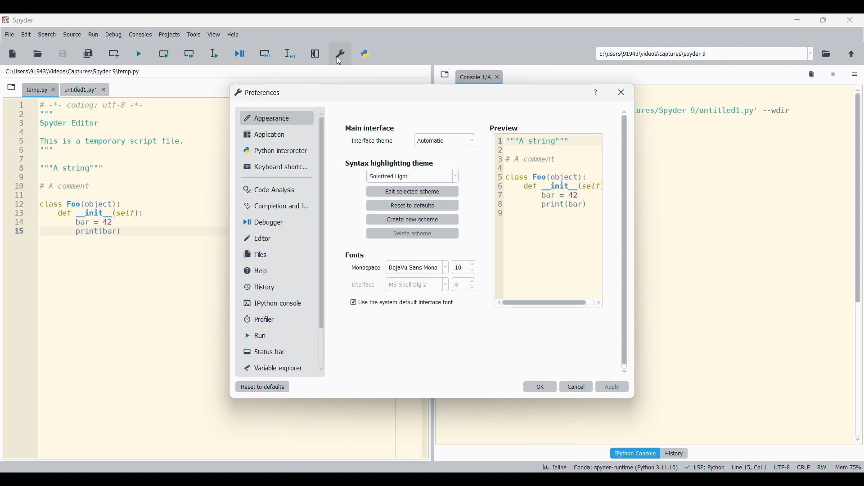 The height and width of the screenshot is (486, 864). Describe the element at coordinates (85, 90) in the screenshot. I see `Other tab` at that location.